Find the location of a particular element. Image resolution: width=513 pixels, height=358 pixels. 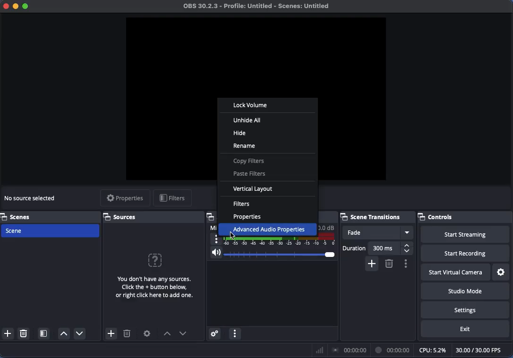

Open scene filters is located at coordinates (44, 334).